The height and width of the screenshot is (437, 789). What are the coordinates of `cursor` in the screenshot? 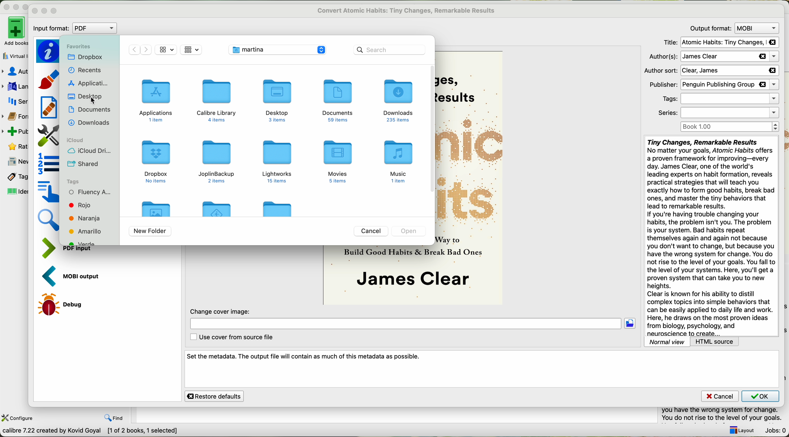 It's located at (93, 101).